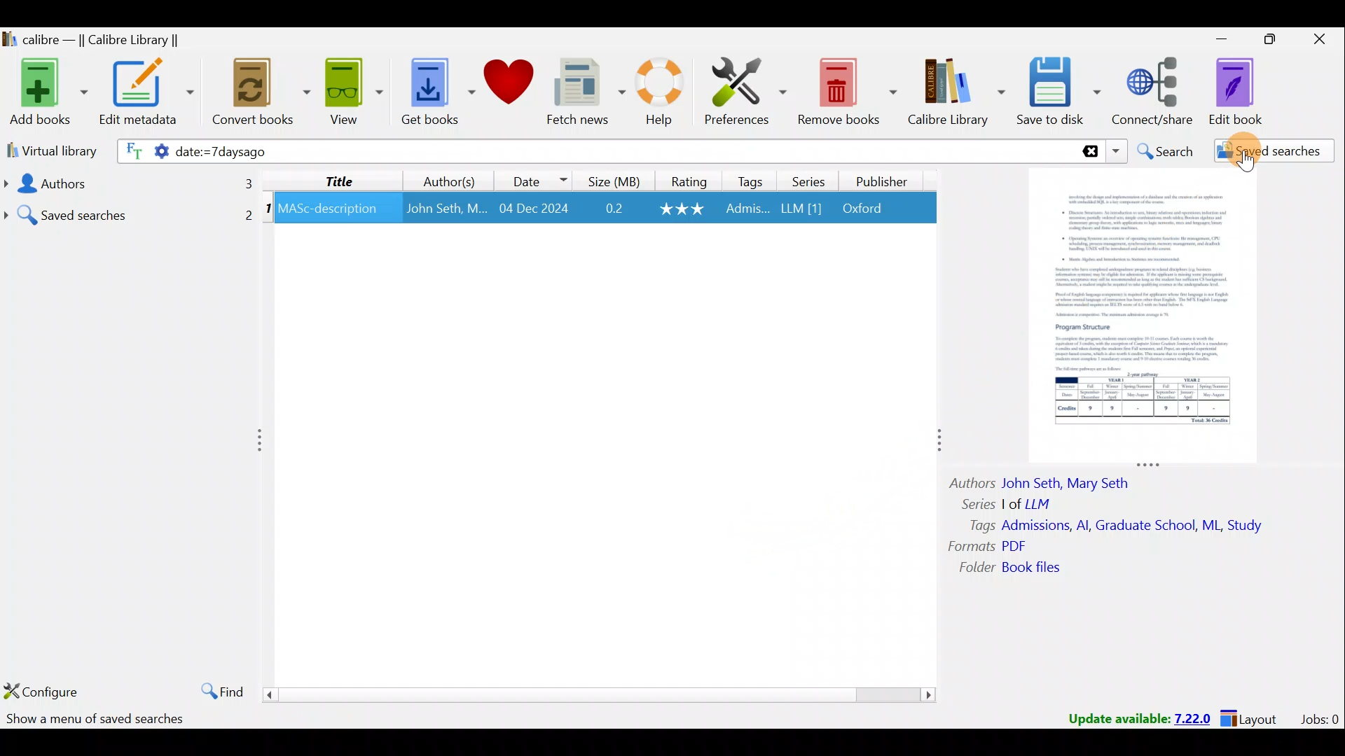 This screenshot has height=756, width=1345. Describe the element at coordinates (508, 84) in the screenshot. I see `Donate` at that location.